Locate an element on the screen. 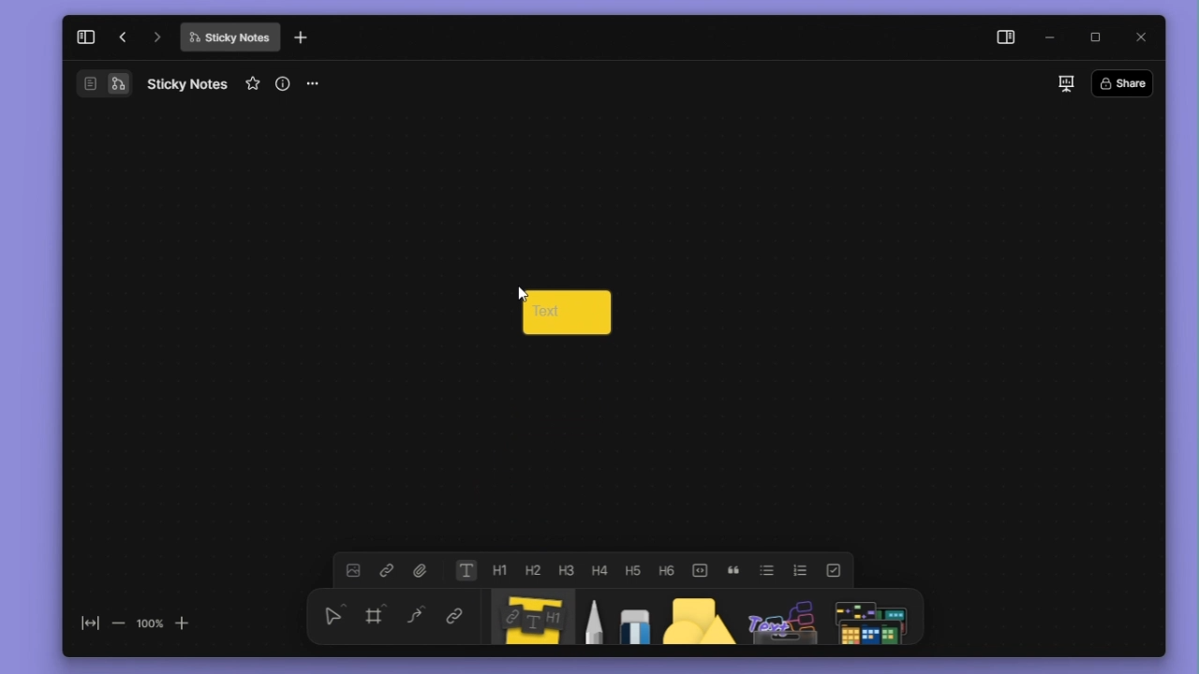  go back is located at coordinates (120, 42).